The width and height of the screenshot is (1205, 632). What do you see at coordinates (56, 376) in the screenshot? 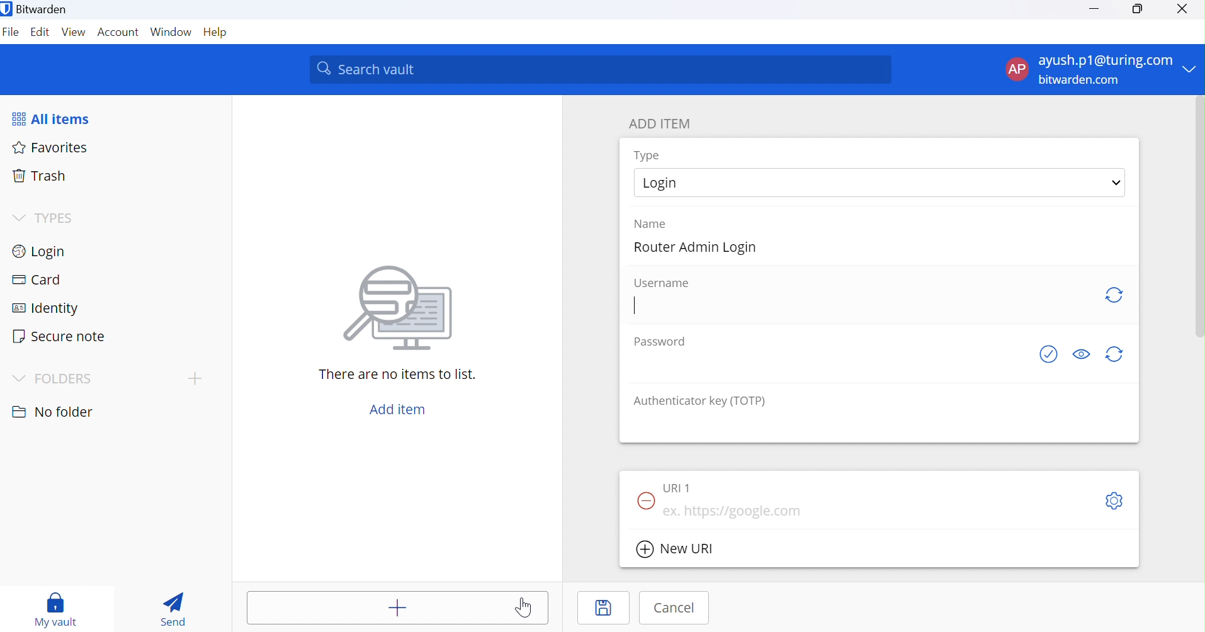
I see `FOLDERS` at bounding box center [56, 376].